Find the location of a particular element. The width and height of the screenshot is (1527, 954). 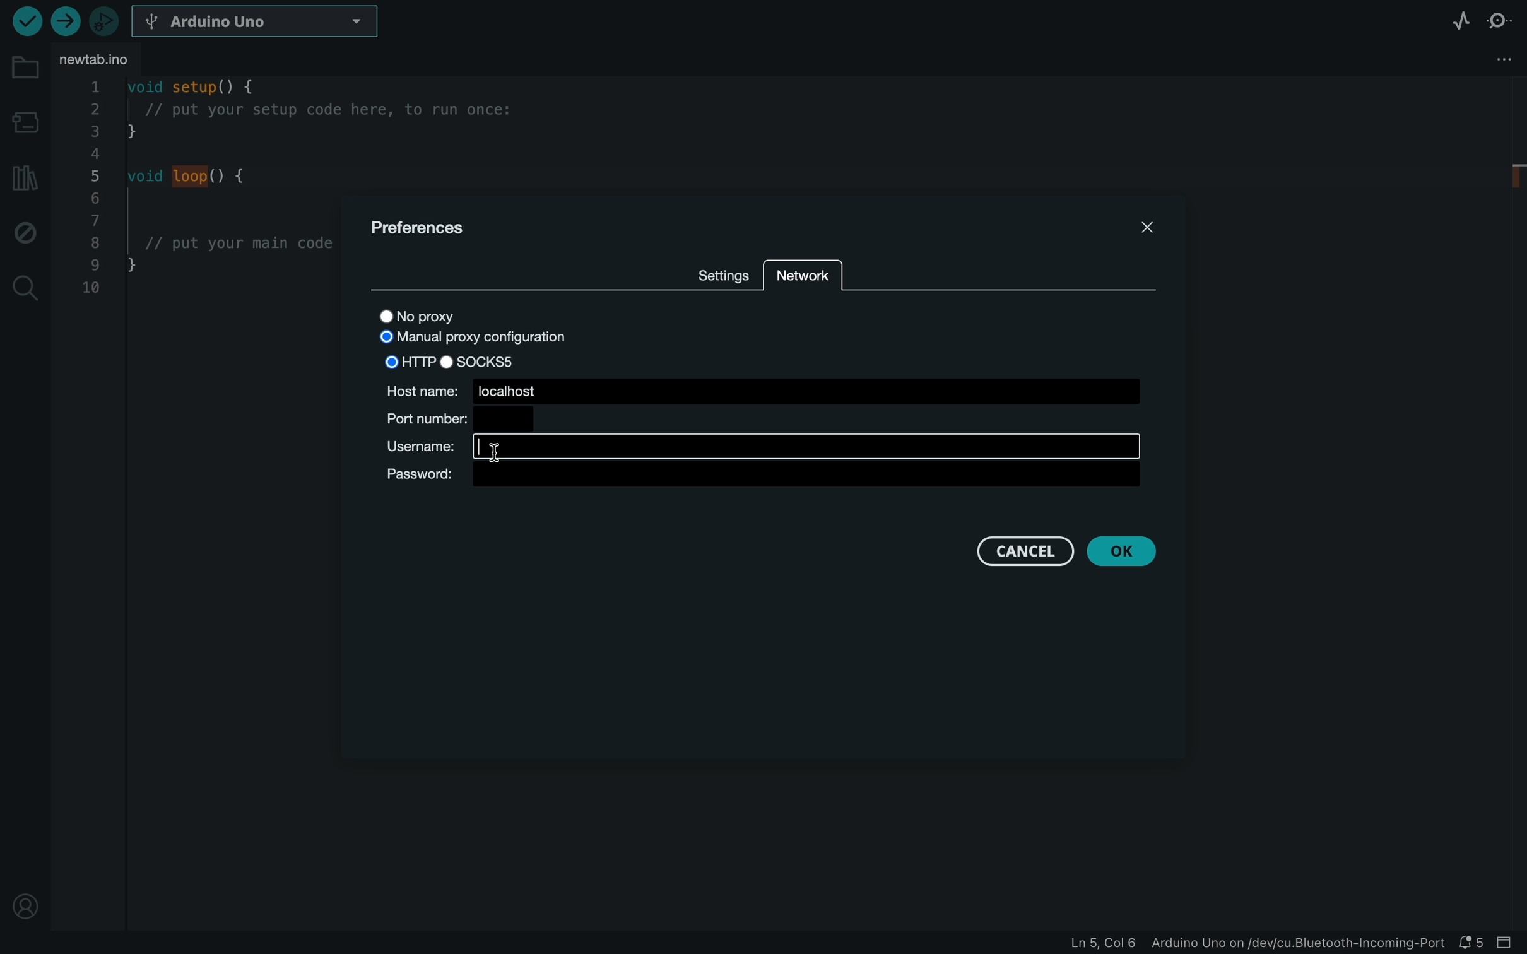

no proxy is located at coordinates (432, 318).